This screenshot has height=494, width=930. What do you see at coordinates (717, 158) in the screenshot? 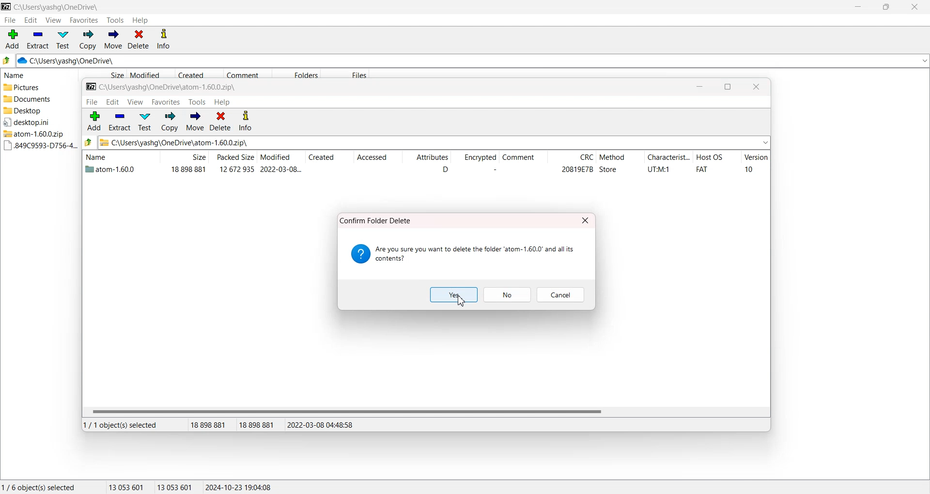
I see `Host OS` at bounding box center [717, 158].